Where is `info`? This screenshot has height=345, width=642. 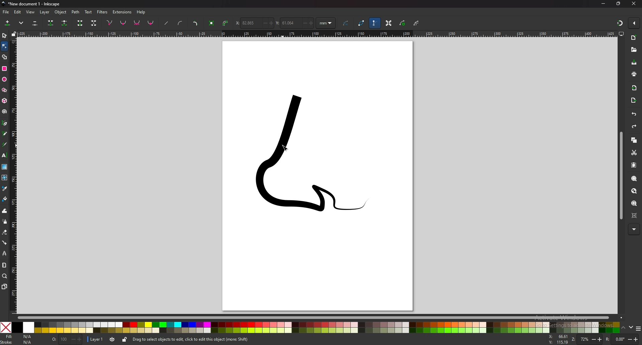
info is located at coordinates (227, 339).